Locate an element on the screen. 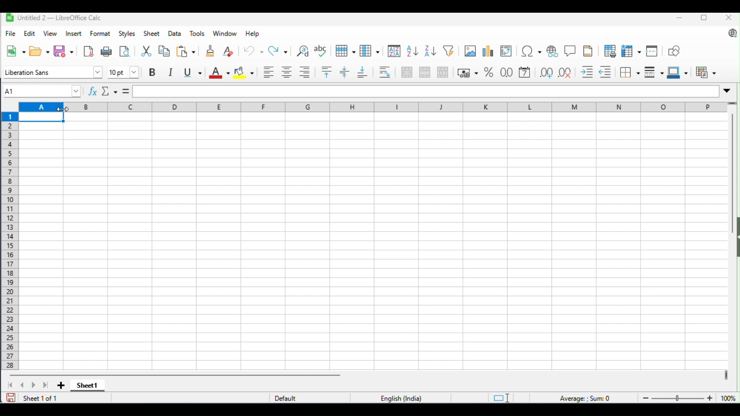  cut is located at coordinates (146, 51).